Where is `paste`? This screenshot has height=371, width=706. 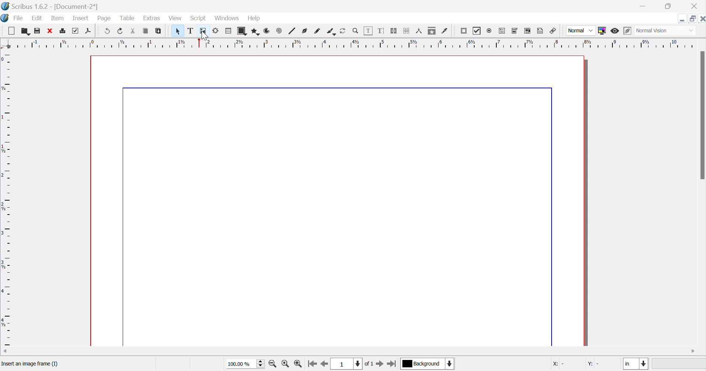 paste is located at coordinates (158, 31).